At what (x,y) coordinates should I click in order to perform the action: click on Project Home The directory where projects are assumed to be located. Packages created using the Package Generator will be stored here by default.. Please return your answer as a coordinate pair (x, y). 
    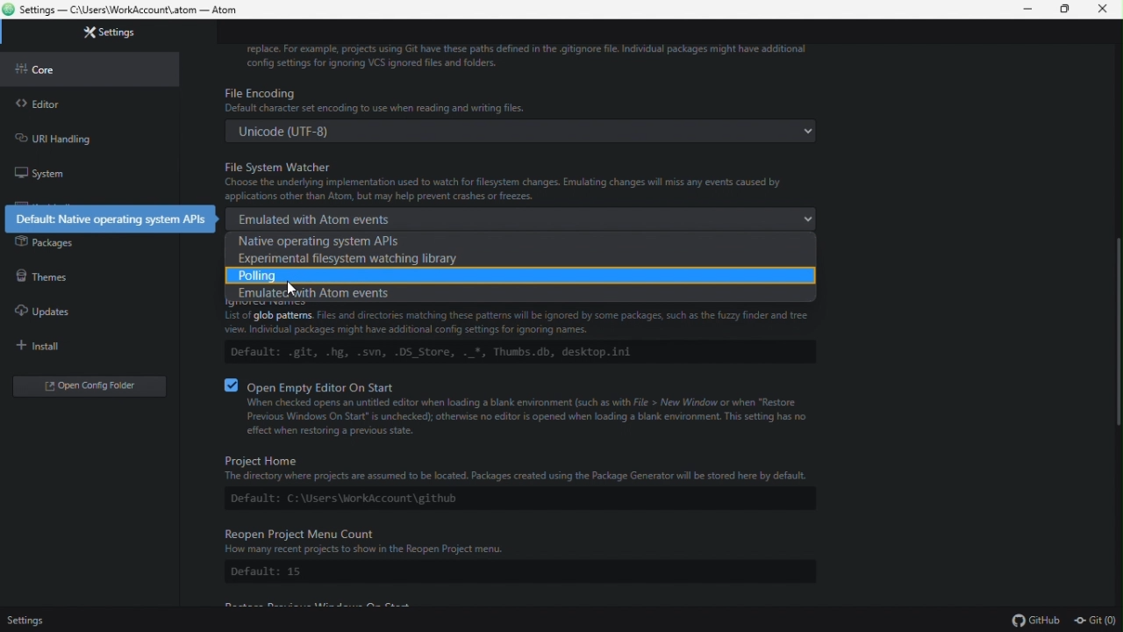
    Looking at the image, I should click on (514, 467).